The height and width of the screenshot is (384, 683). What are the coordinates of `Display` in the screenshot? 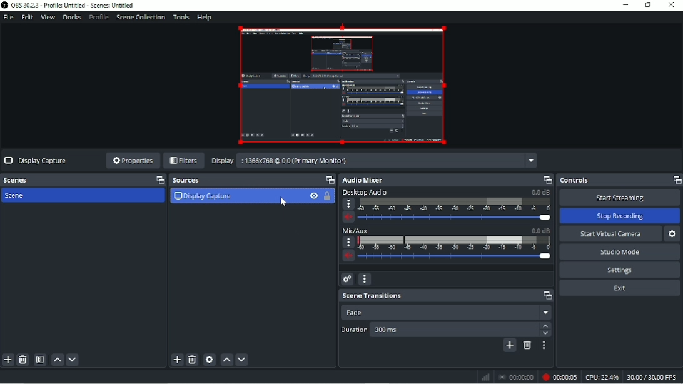 It's located at (221, 163).